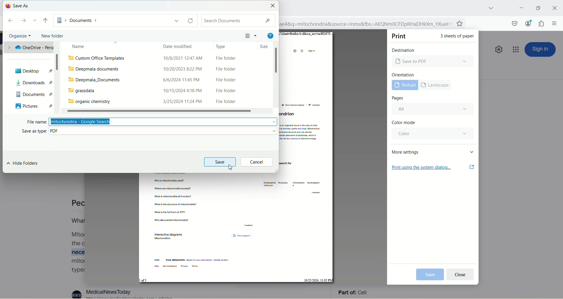 The image size is (563, 299). Describe the element at coordinates (497, 51) in the screenshot. I see `quick setting` at that location.